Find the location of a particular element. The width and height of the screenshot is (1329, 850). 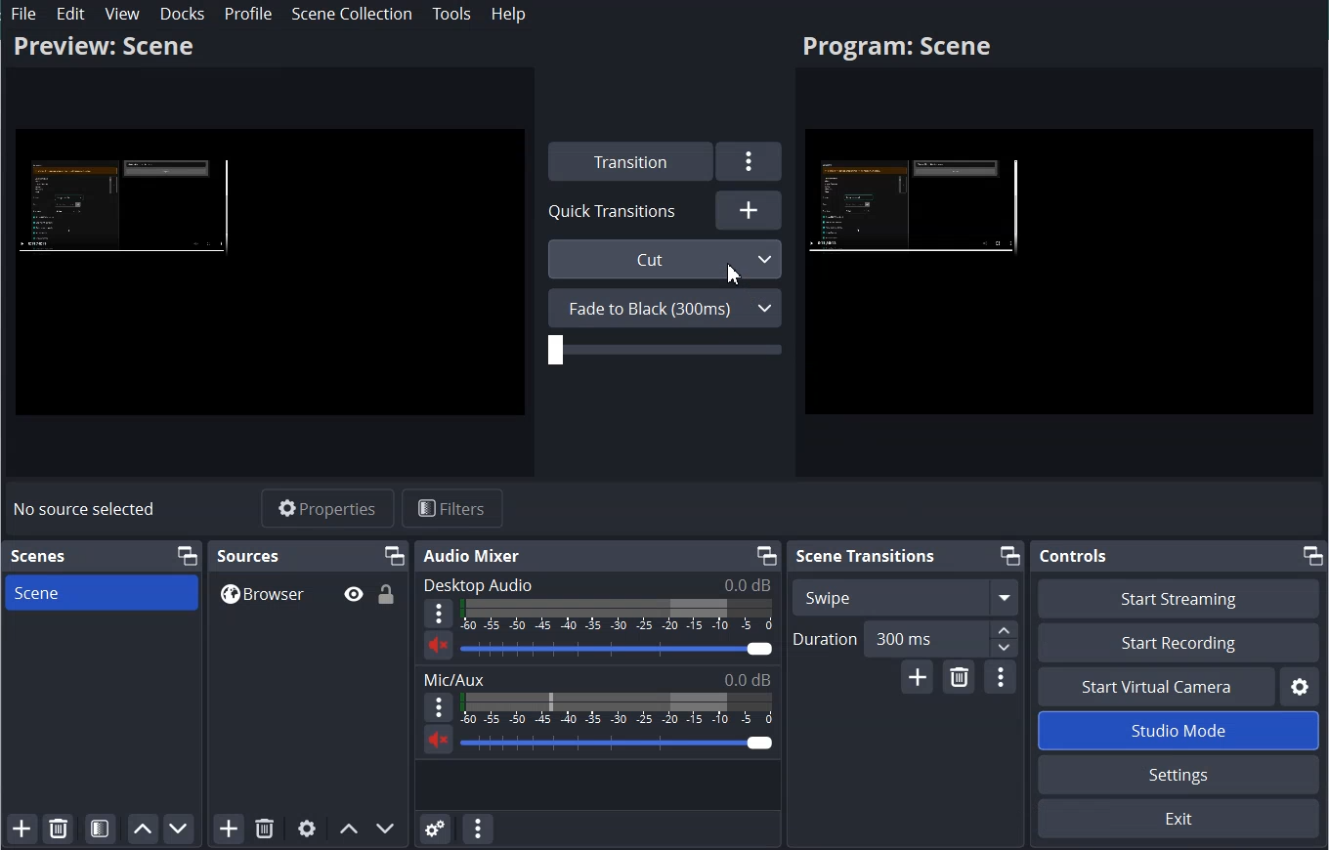

Tools is located at coordinates (451, 14).